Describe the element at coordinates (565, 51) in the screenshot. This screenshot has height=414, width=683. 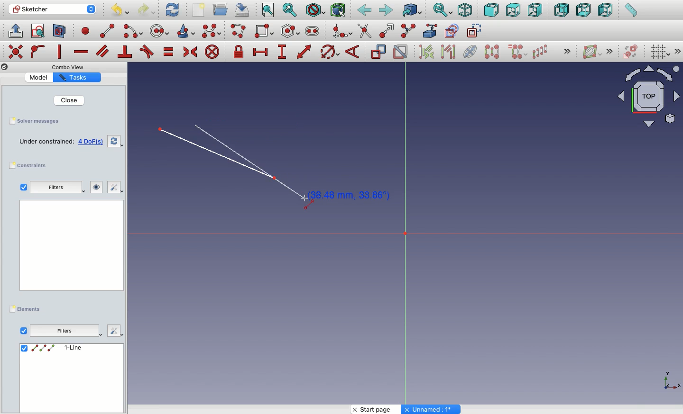
I see `` at that location.